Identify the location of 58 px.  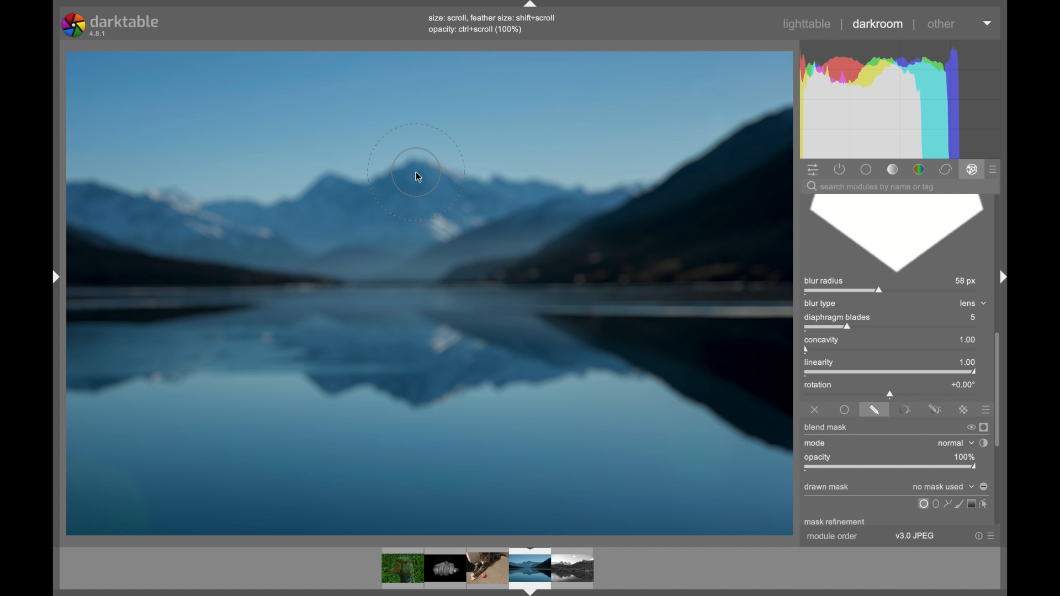
(964, 281).